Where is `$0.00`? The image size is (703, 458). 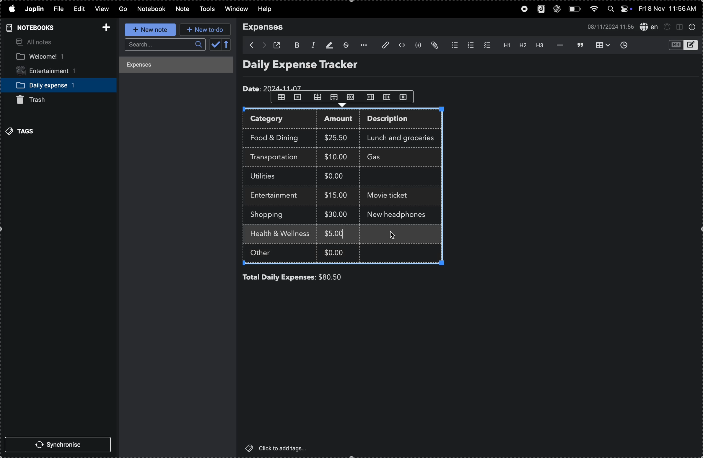 $0.00 is located at coordinates (338, 177).